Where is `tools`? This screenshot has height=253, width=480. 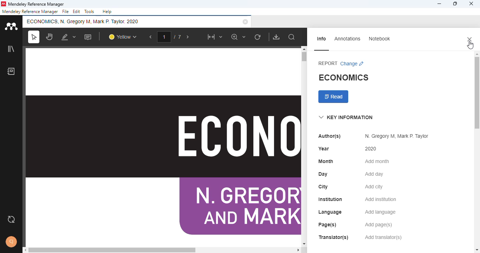 tools is located at coordinates (90, 11).